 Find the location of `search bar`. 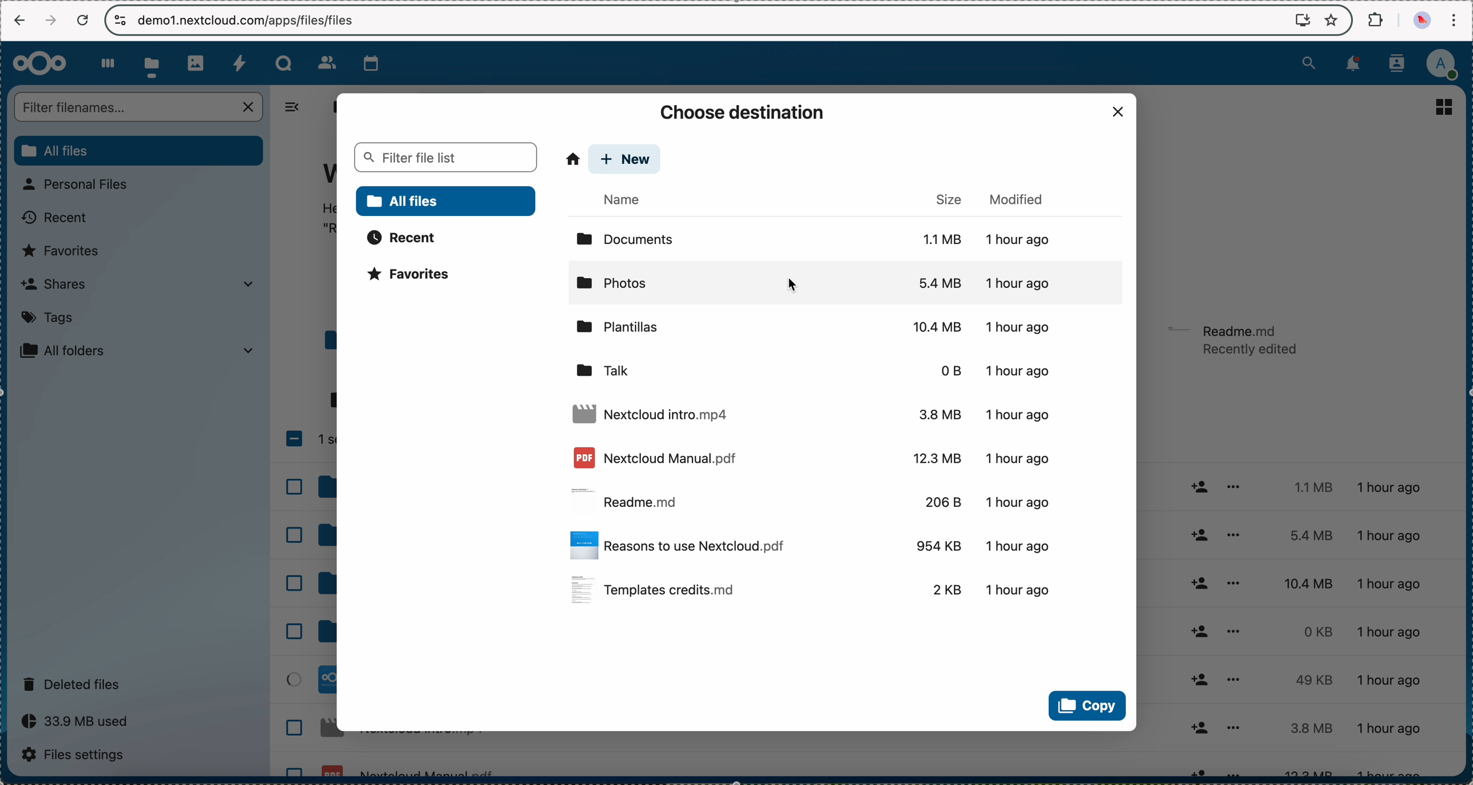

search bar is located at coordinates (444, 157).